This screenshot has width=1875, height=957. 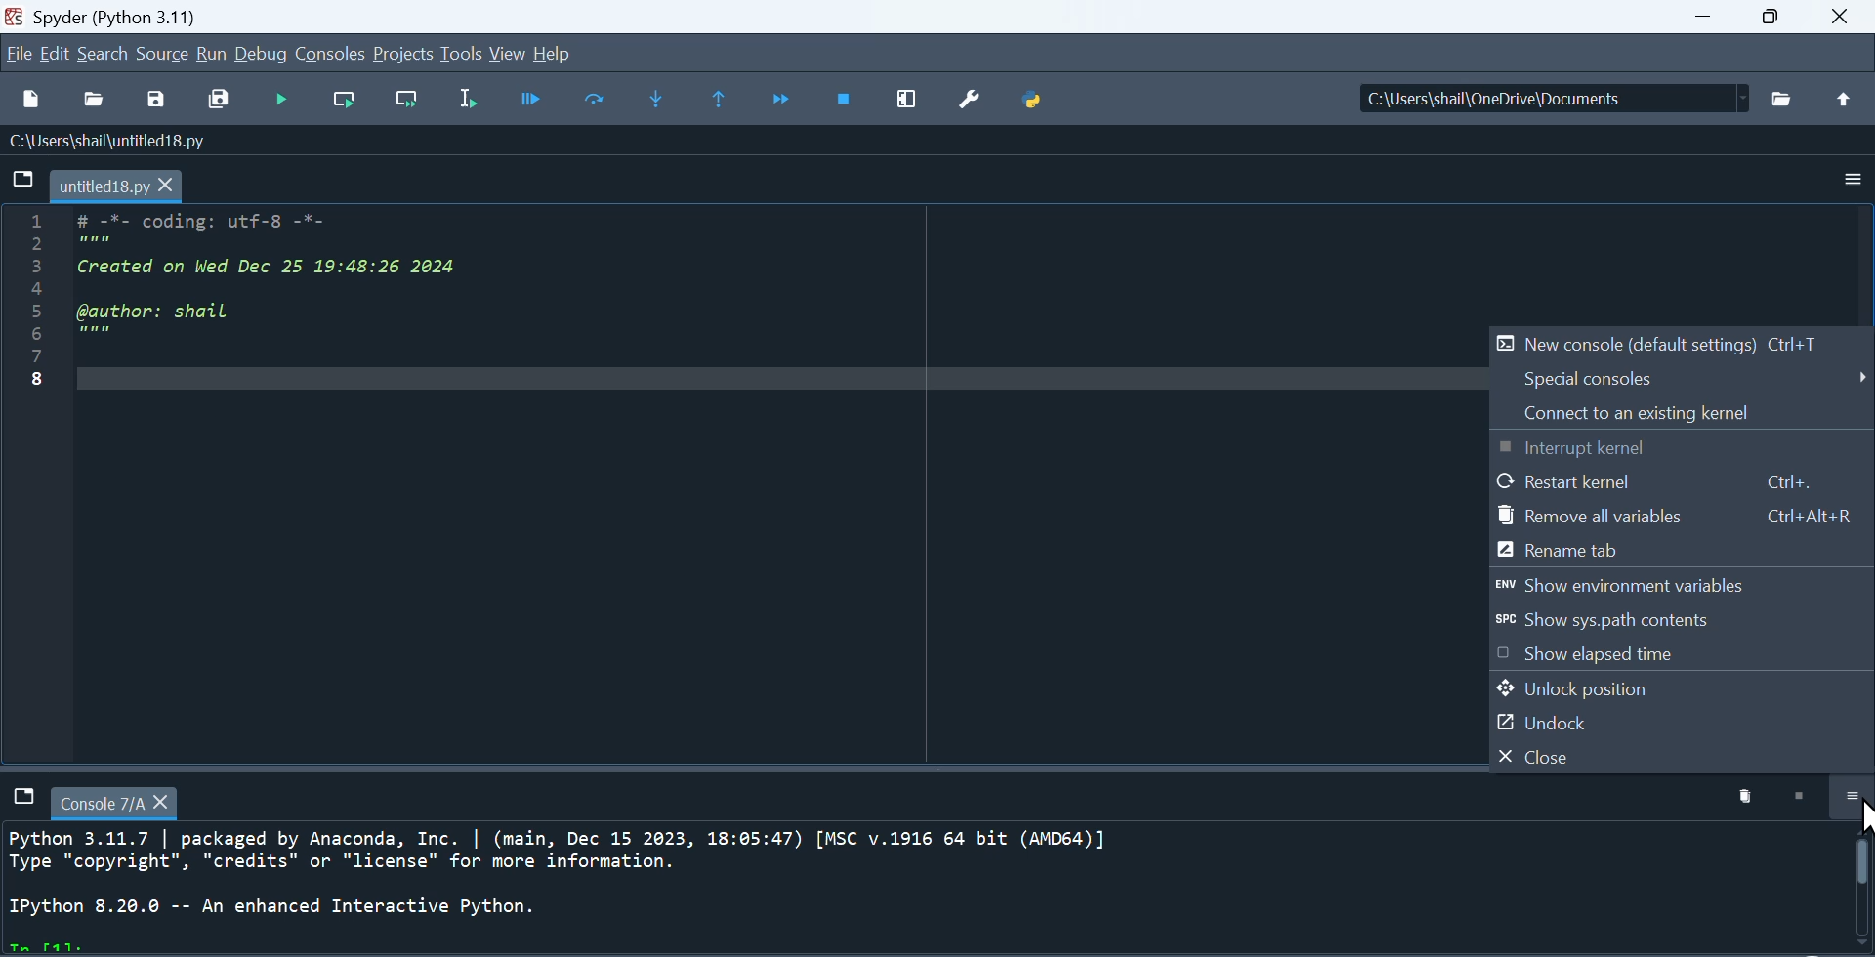 I want to click on special consoles, so click(x=1683, y=384).